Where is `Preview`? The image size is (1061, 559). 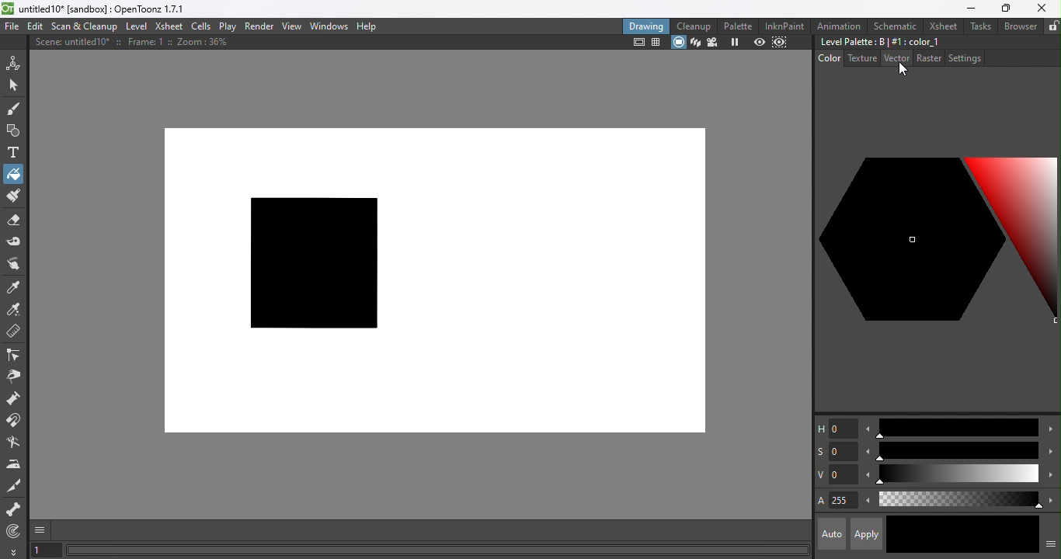
Preview is located at coordinates (760, 42).